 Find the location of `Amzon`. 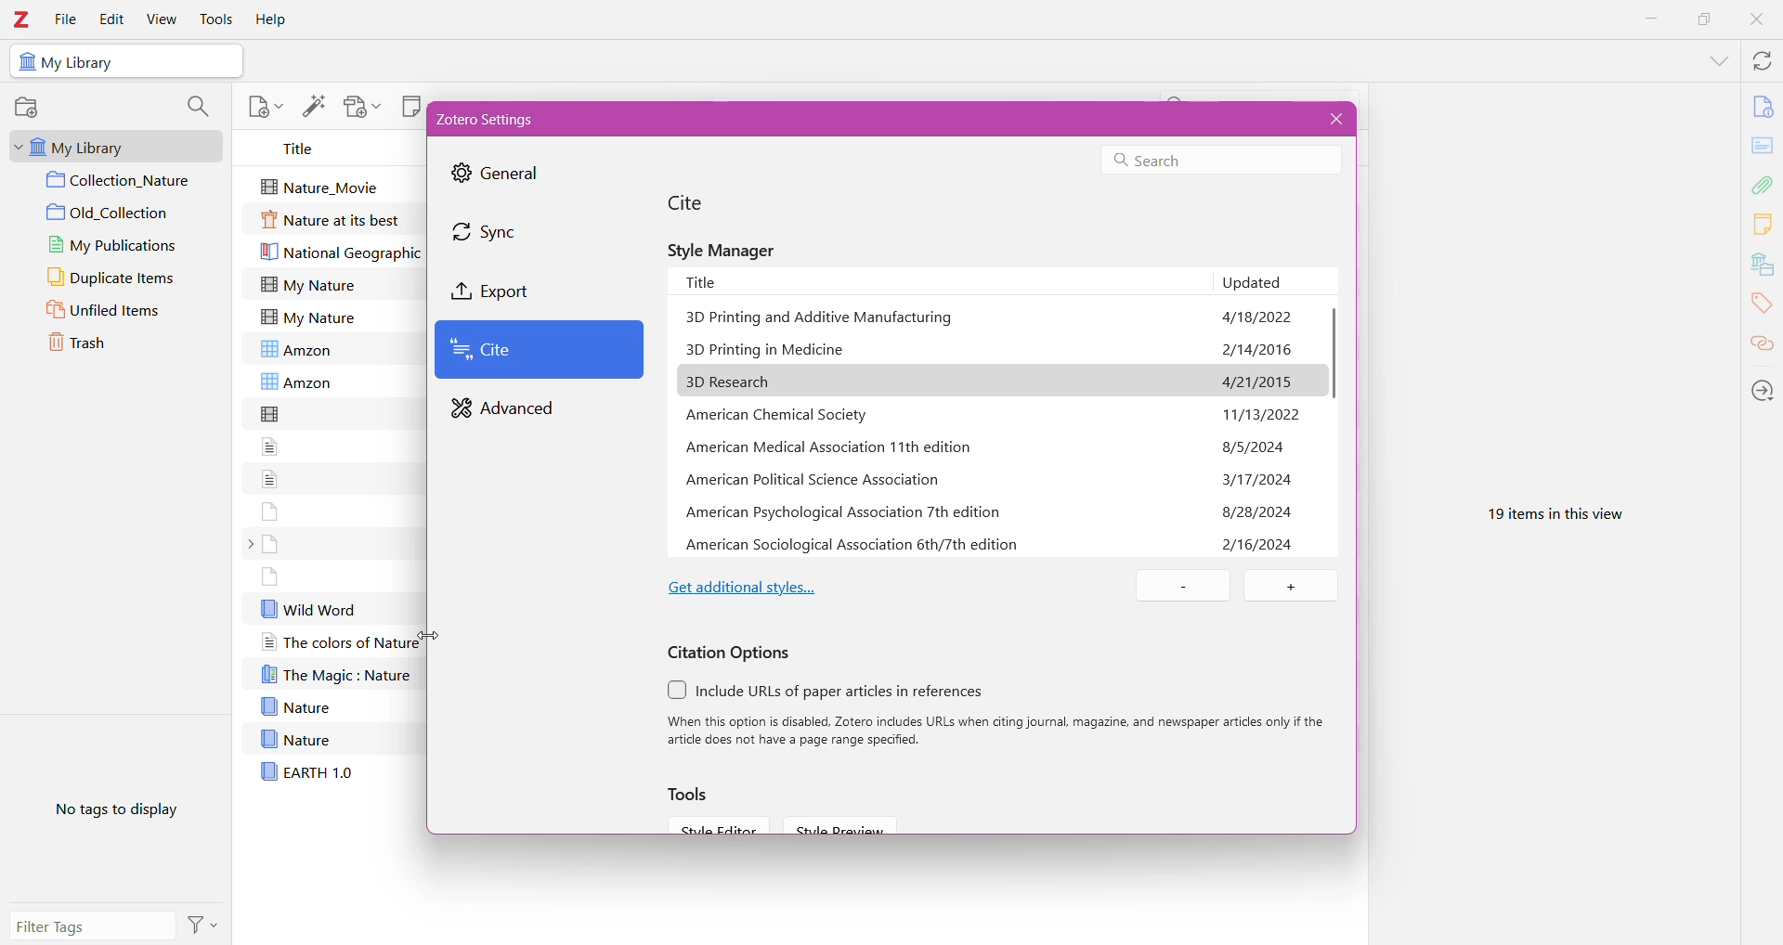

Amzon is located at coordinates (297, 382).